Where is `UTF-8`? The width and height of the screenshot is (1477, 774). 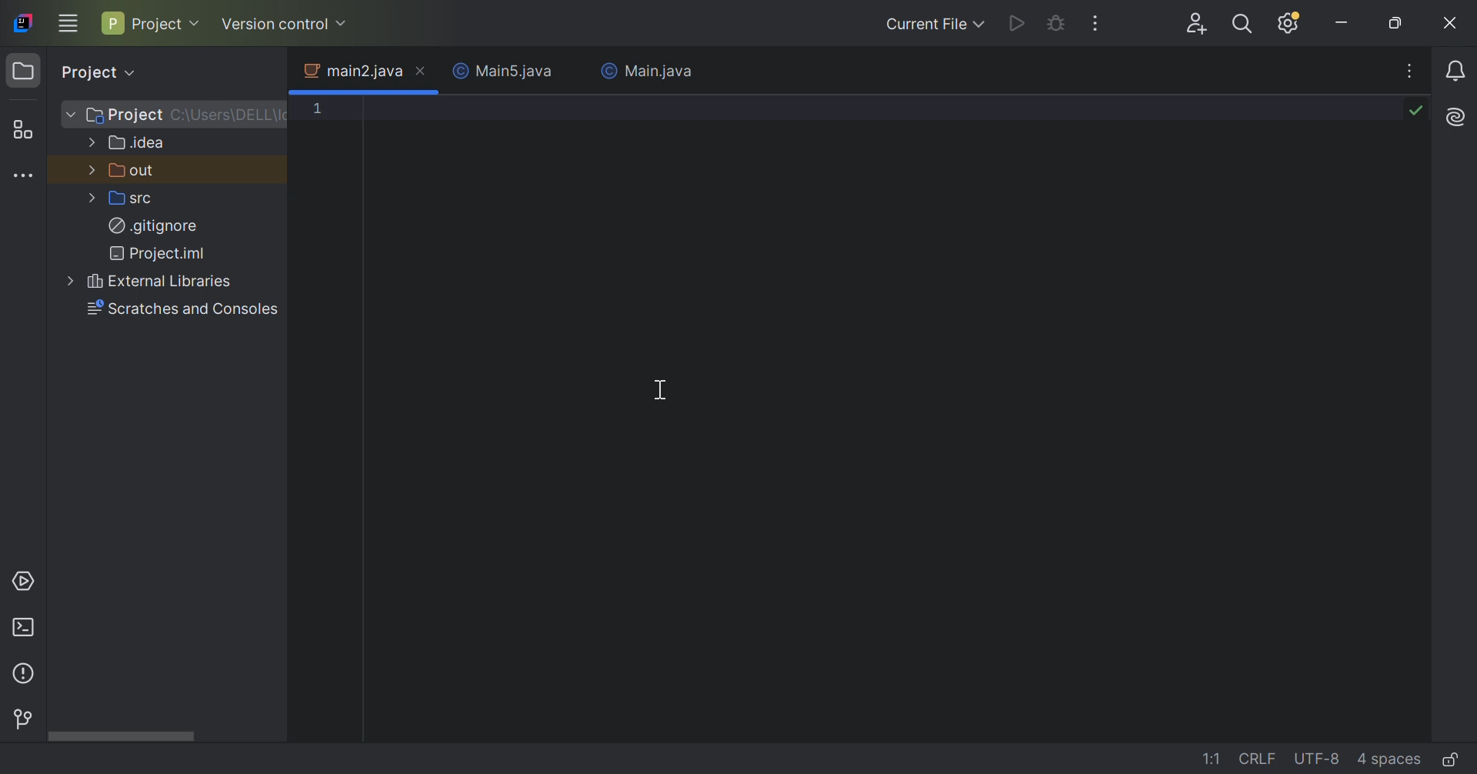 UTF-8 is located at coordinates (1321, 759).